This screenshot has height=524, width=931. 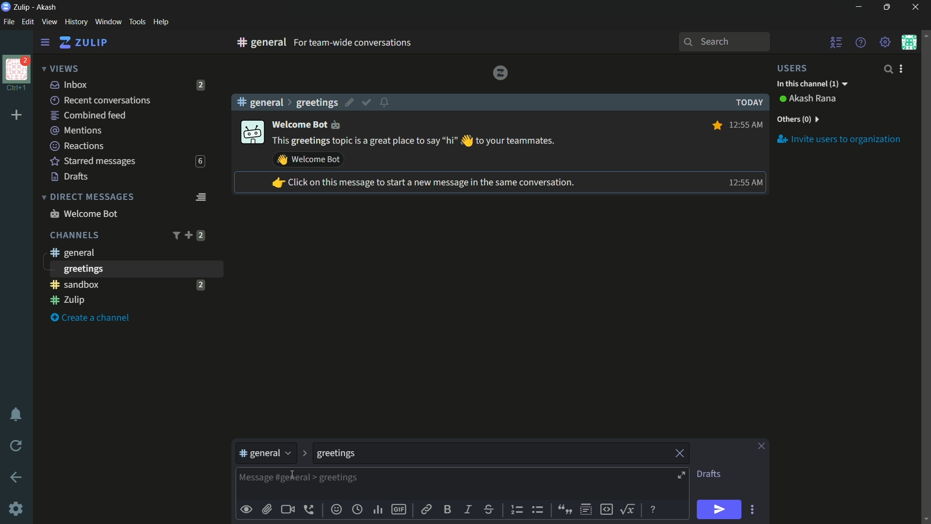 What do you see at coordinates (368, 103) in the screenshot?
I see `mark as resolved` at bounding box center [368, 103].